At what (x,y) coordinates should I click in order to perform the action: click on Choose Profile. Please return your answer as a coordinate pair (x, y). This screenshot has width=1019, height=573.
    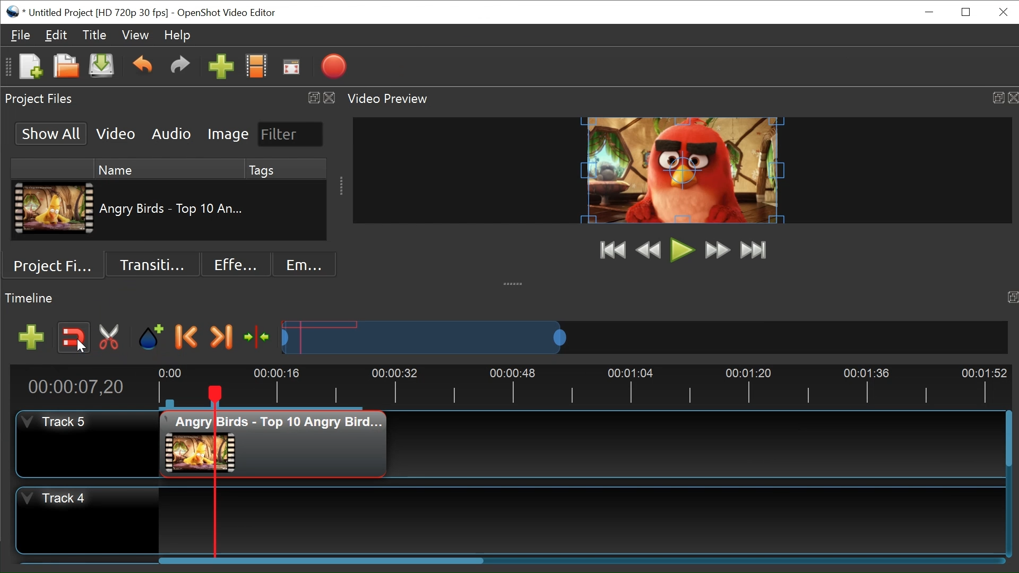
    Looking at the image, I should click on (257, 68).